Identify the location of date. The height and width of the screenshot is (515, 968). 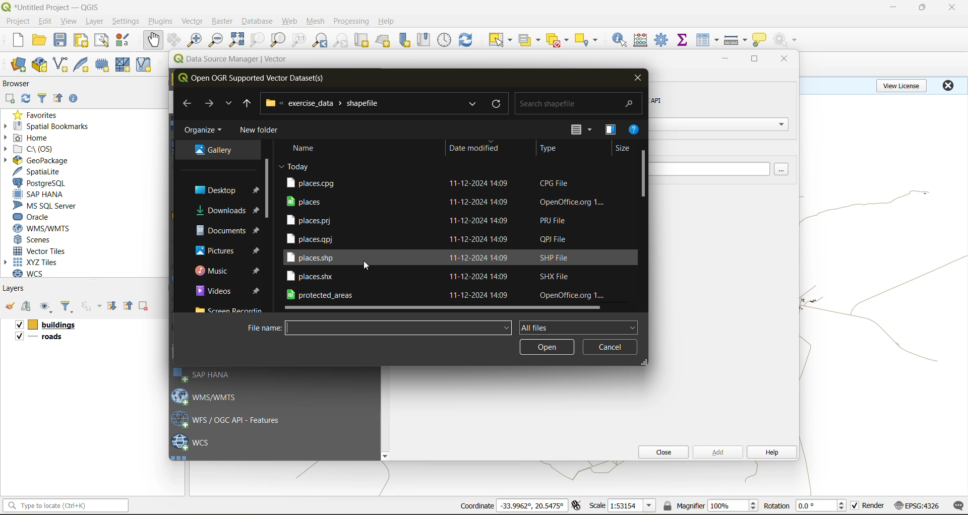
(295, 166).